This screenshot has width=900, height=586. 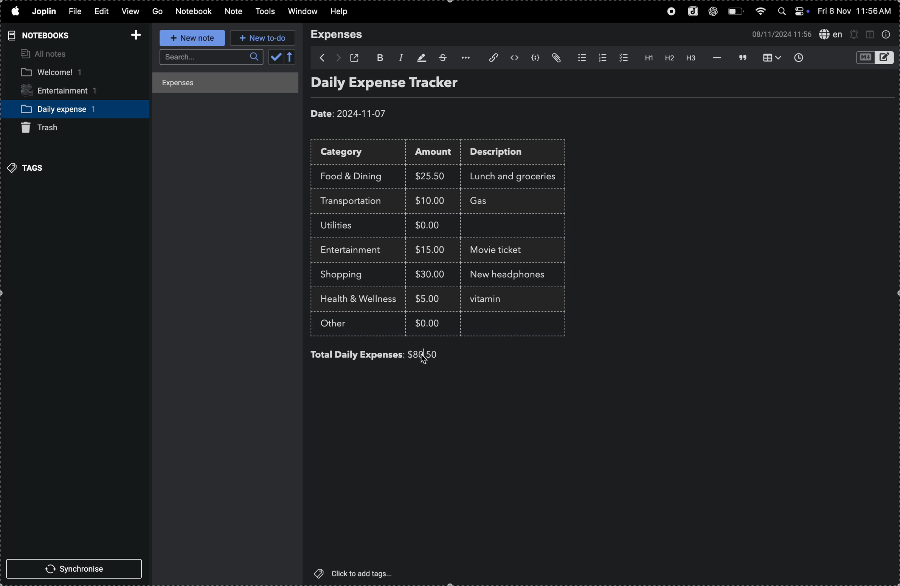 What do you see at coordinates (536, 59) in the screenshot?
I see `code` at bounding box center [536, 59].